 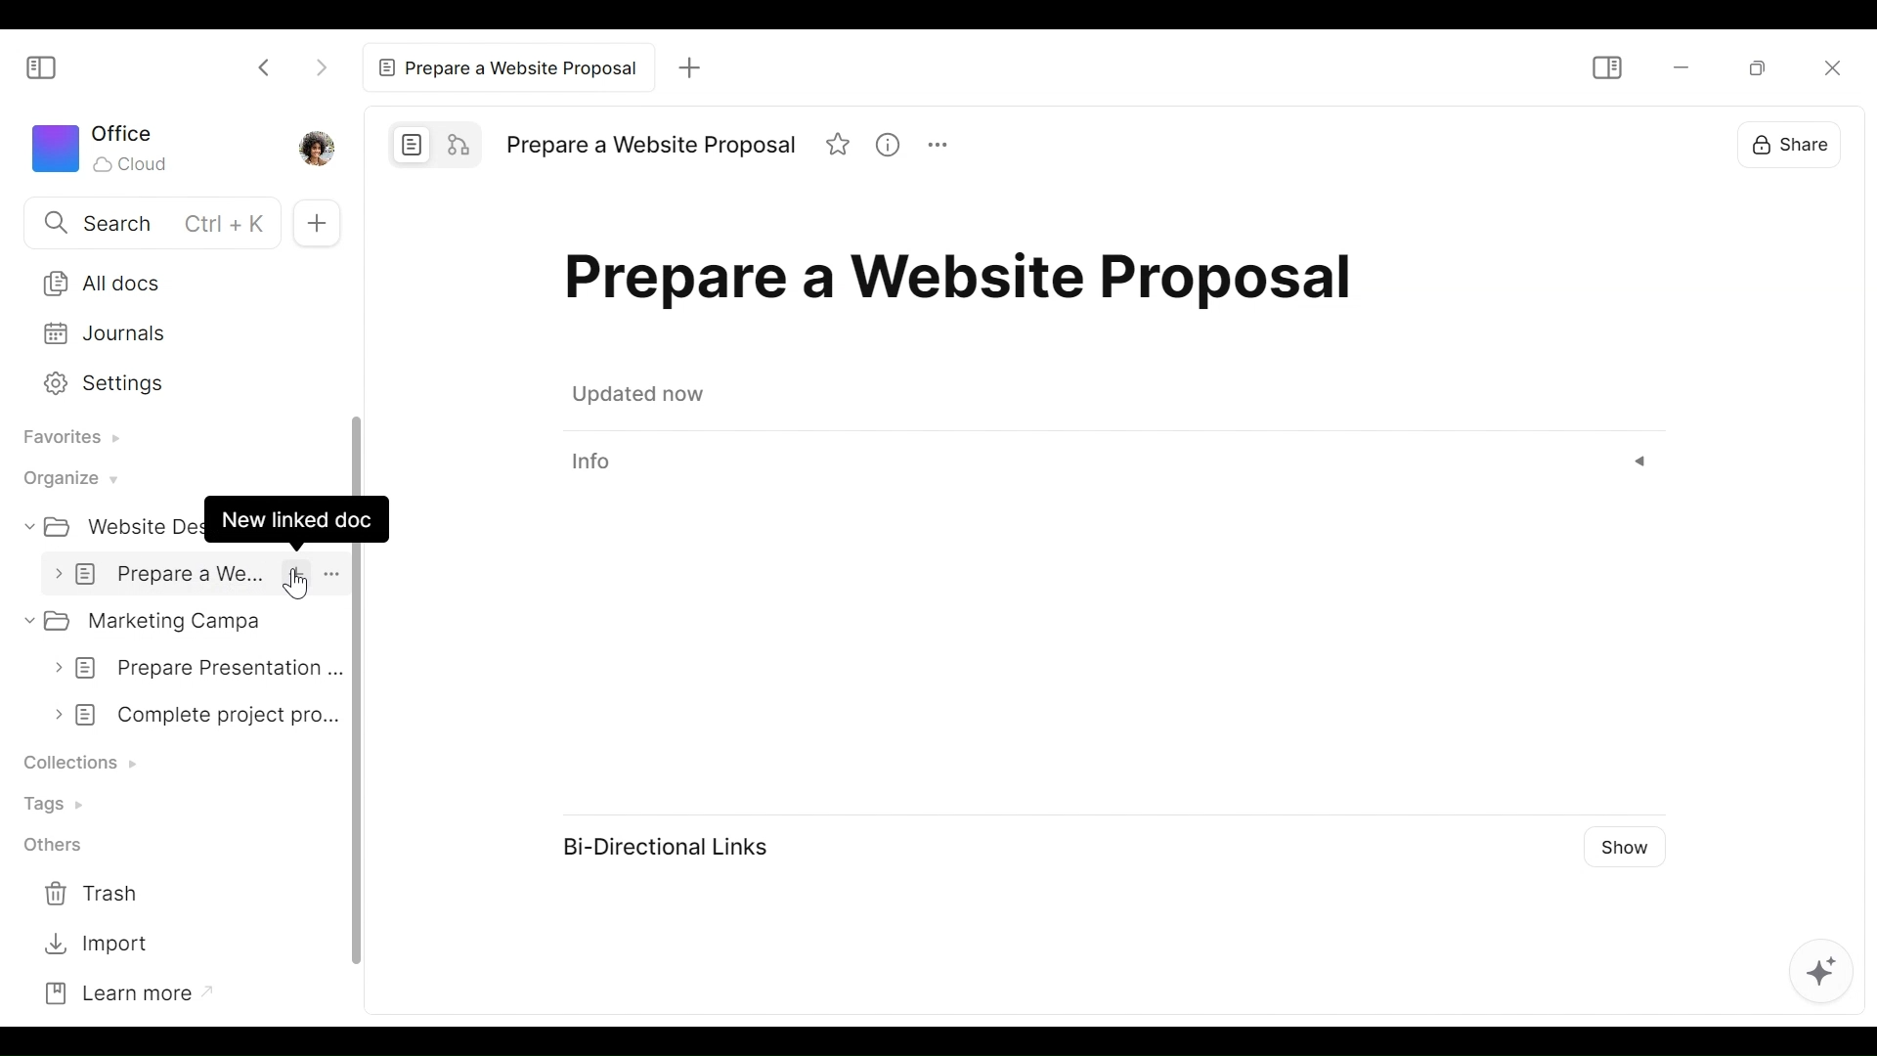 What do you see at coordinates (92, 946) in the screenshot?
I see `Import` at bounding box center [92, 946].